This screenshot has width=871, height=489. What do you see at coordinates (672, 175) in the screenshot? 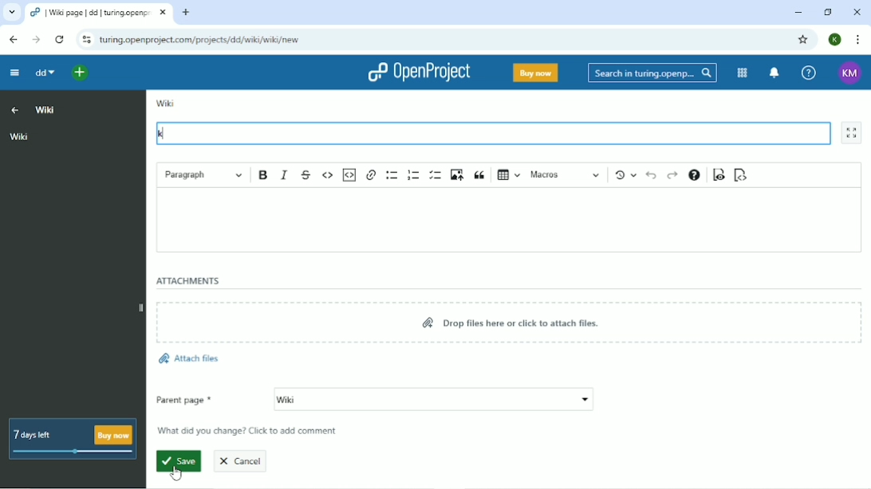
I see `Redo` at bounding box center [672, 175].